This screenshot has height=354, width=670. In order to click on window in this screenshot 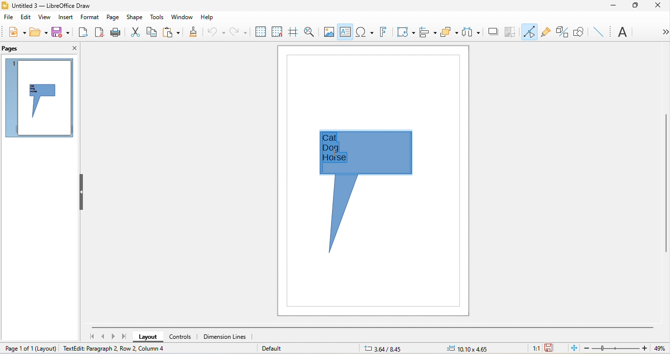, I will do `click(184, 17)`.